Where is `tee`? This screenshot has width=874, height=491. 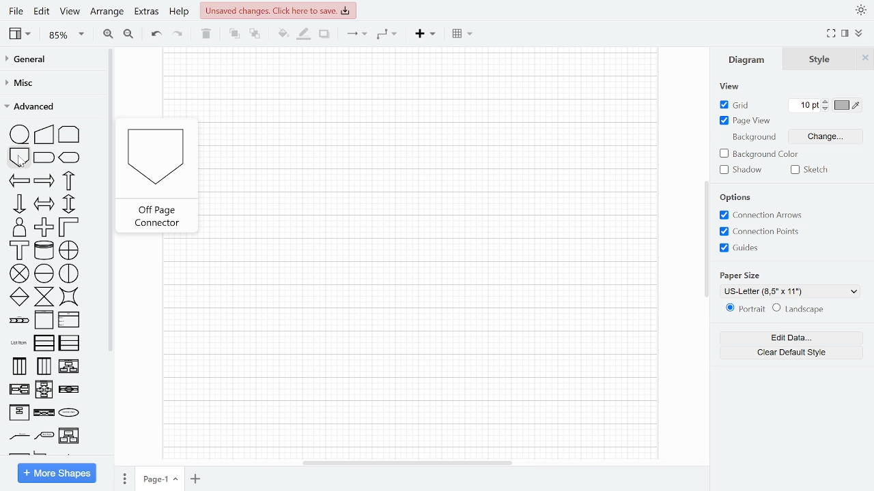 tee is located at coordinates (20, 250).